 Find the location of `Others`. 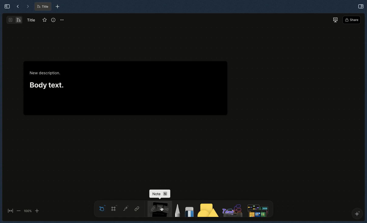

Others is located at coordinates (232, 209).